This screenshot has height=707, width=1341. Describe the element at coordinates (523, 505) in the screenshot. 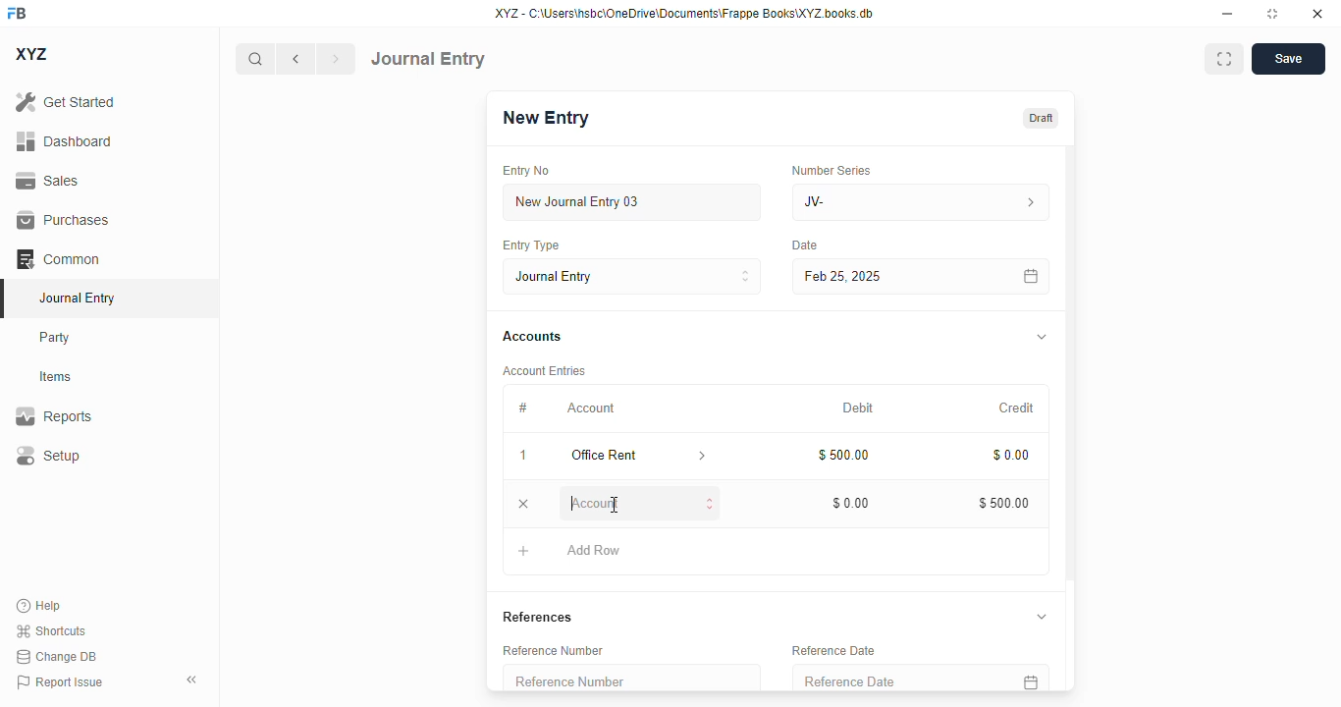

I see `remove` at that location.